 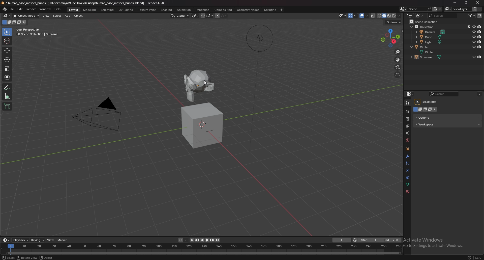 I want to click on mode, so click(x=15, y=22).